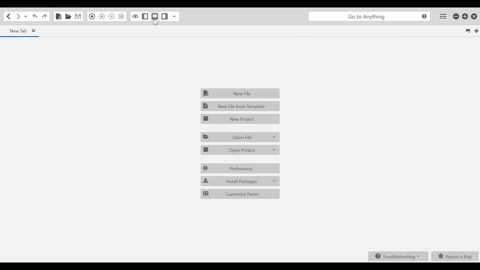 This screenshot has width=480, height=270. Describe the element at coordinates (92, 16) in the screenshot. I see `Recording in Macro` at that location.